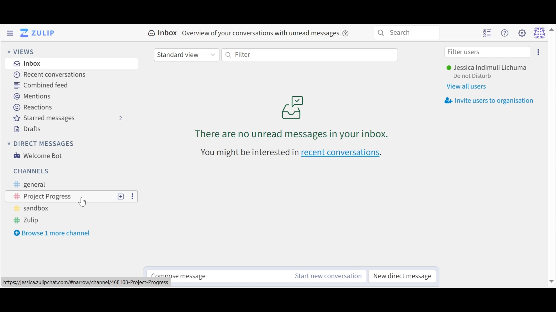 The width and height of the screenshot is (556, 312). Describe the element at coordinates (540, 52) in the screenshot. I see `settings` at that location.